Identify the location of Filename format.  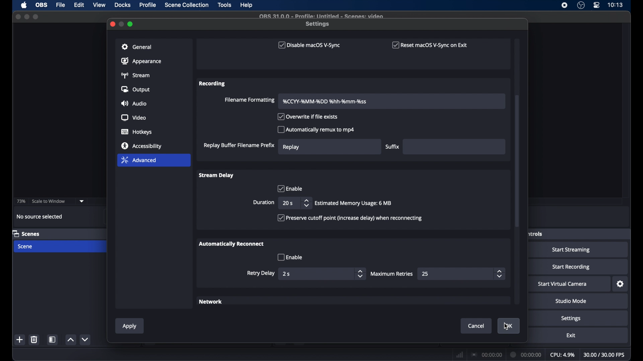
(326, 101).